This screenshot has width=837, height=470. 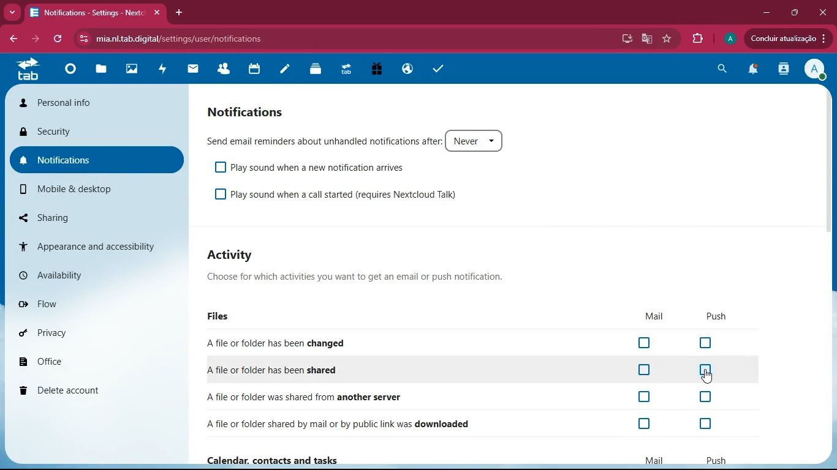 I want to click on tab, so click(x=98, y=13).